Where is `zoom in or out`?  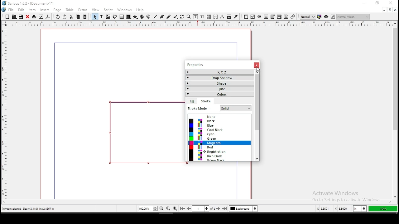 zoom in or out is located at coordinates (189, 17).